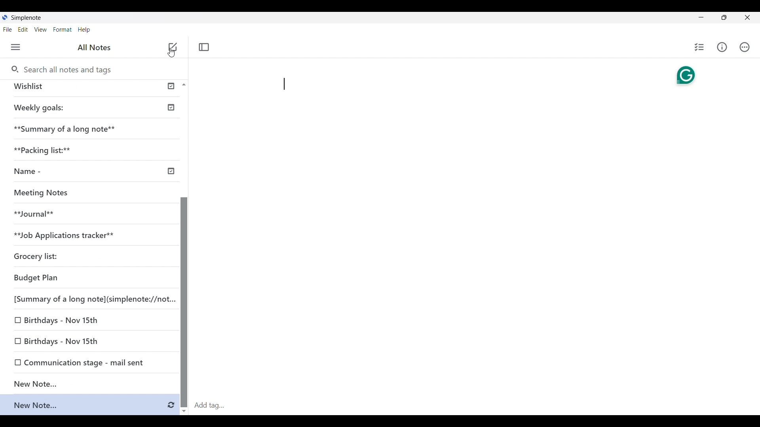 The height and width of the screenshot is (427, 760). What do you see at coordinates (17, 321) in the screenshot?
I see `Checkbox` at bounding box center [17, 321].